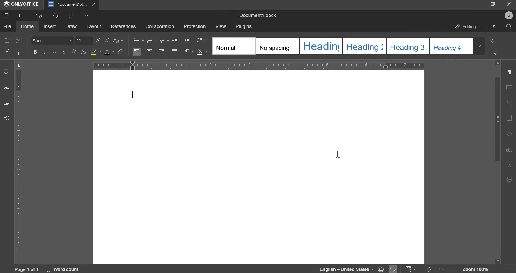 The width and height of the screenshot is (516, 273). Describe the element at coordinates (321, 46) in the screenshot. I see `Heading 1` at that location.